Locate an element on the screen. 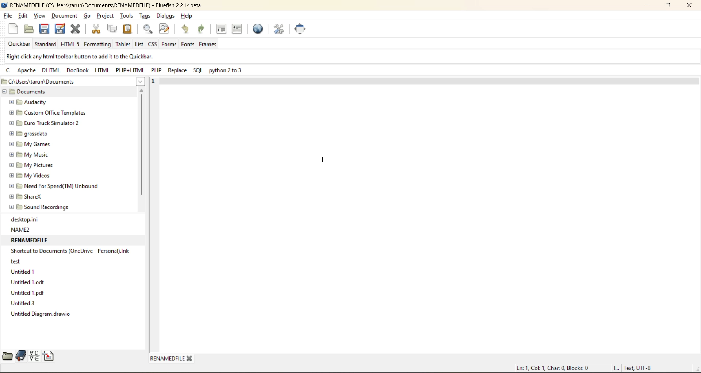  open is located at coordinates (29, 30).